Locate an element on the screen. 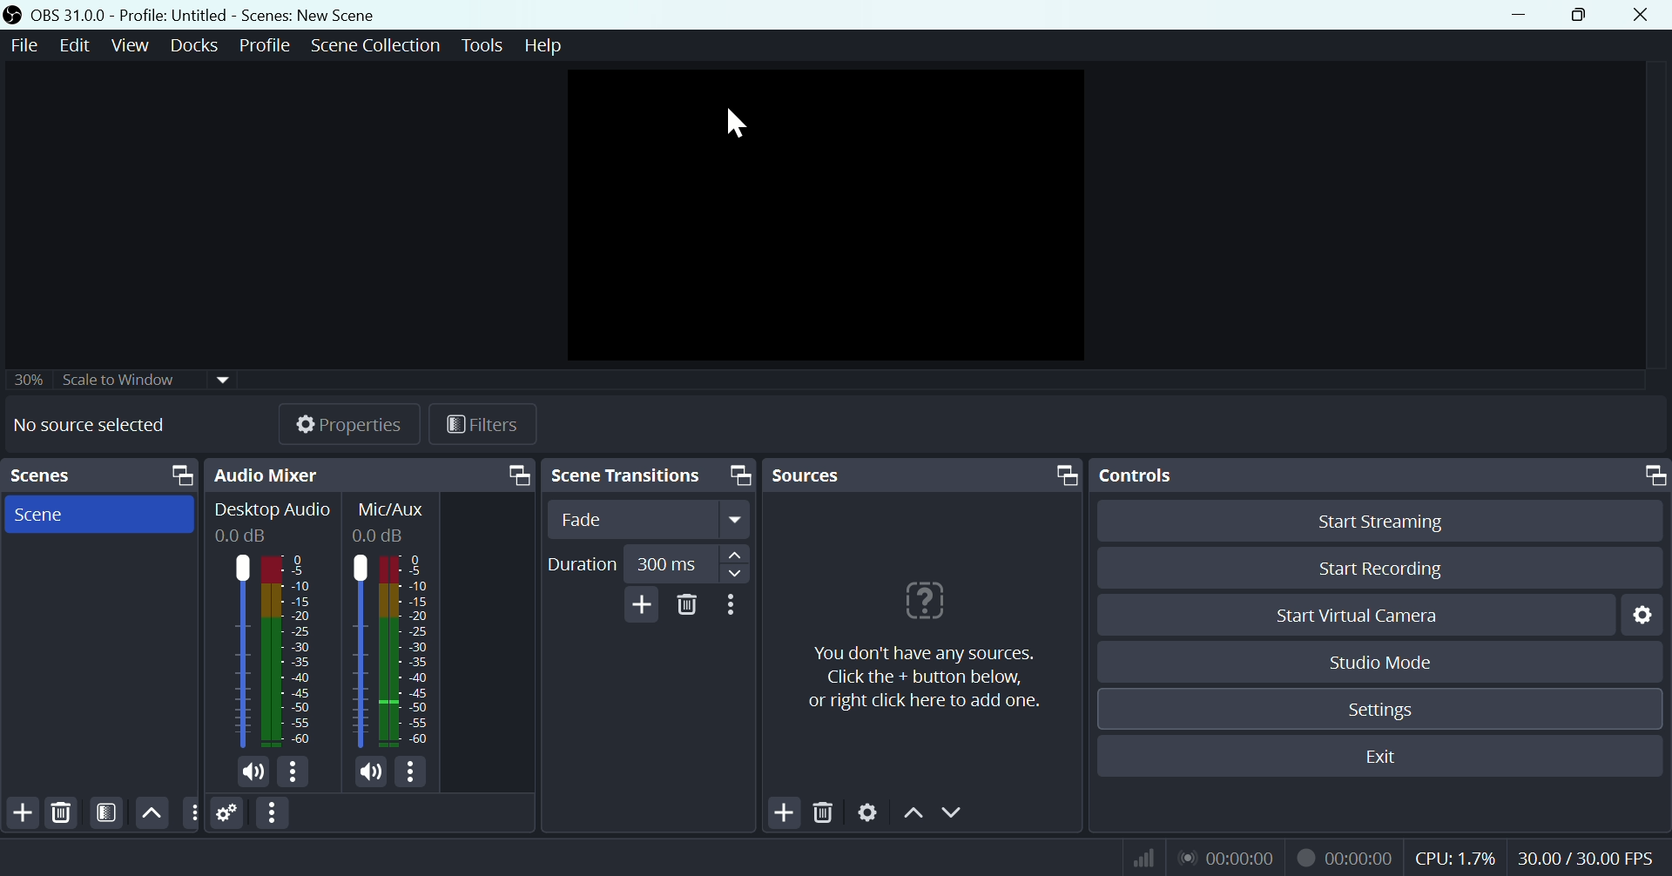 The image size is (1672, 876). More options is located at coordinates (276, 812).